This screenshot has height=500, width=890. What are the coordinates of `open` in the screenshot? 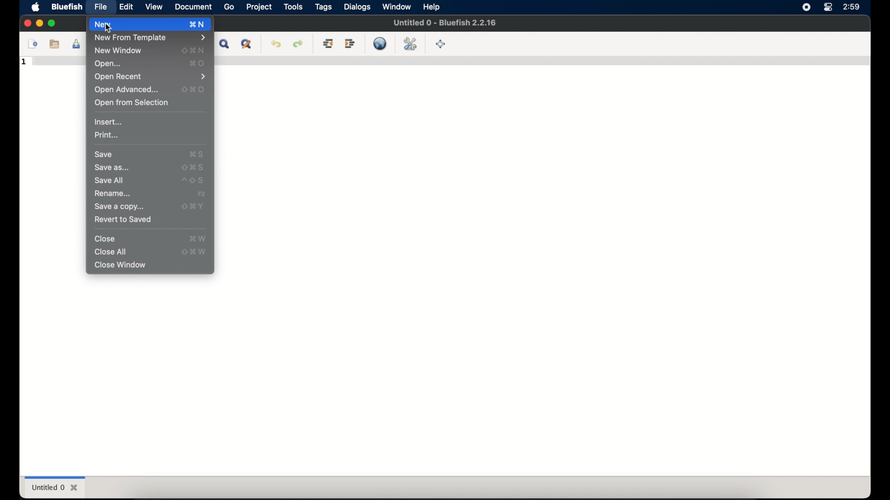 It's located at (108, 64).